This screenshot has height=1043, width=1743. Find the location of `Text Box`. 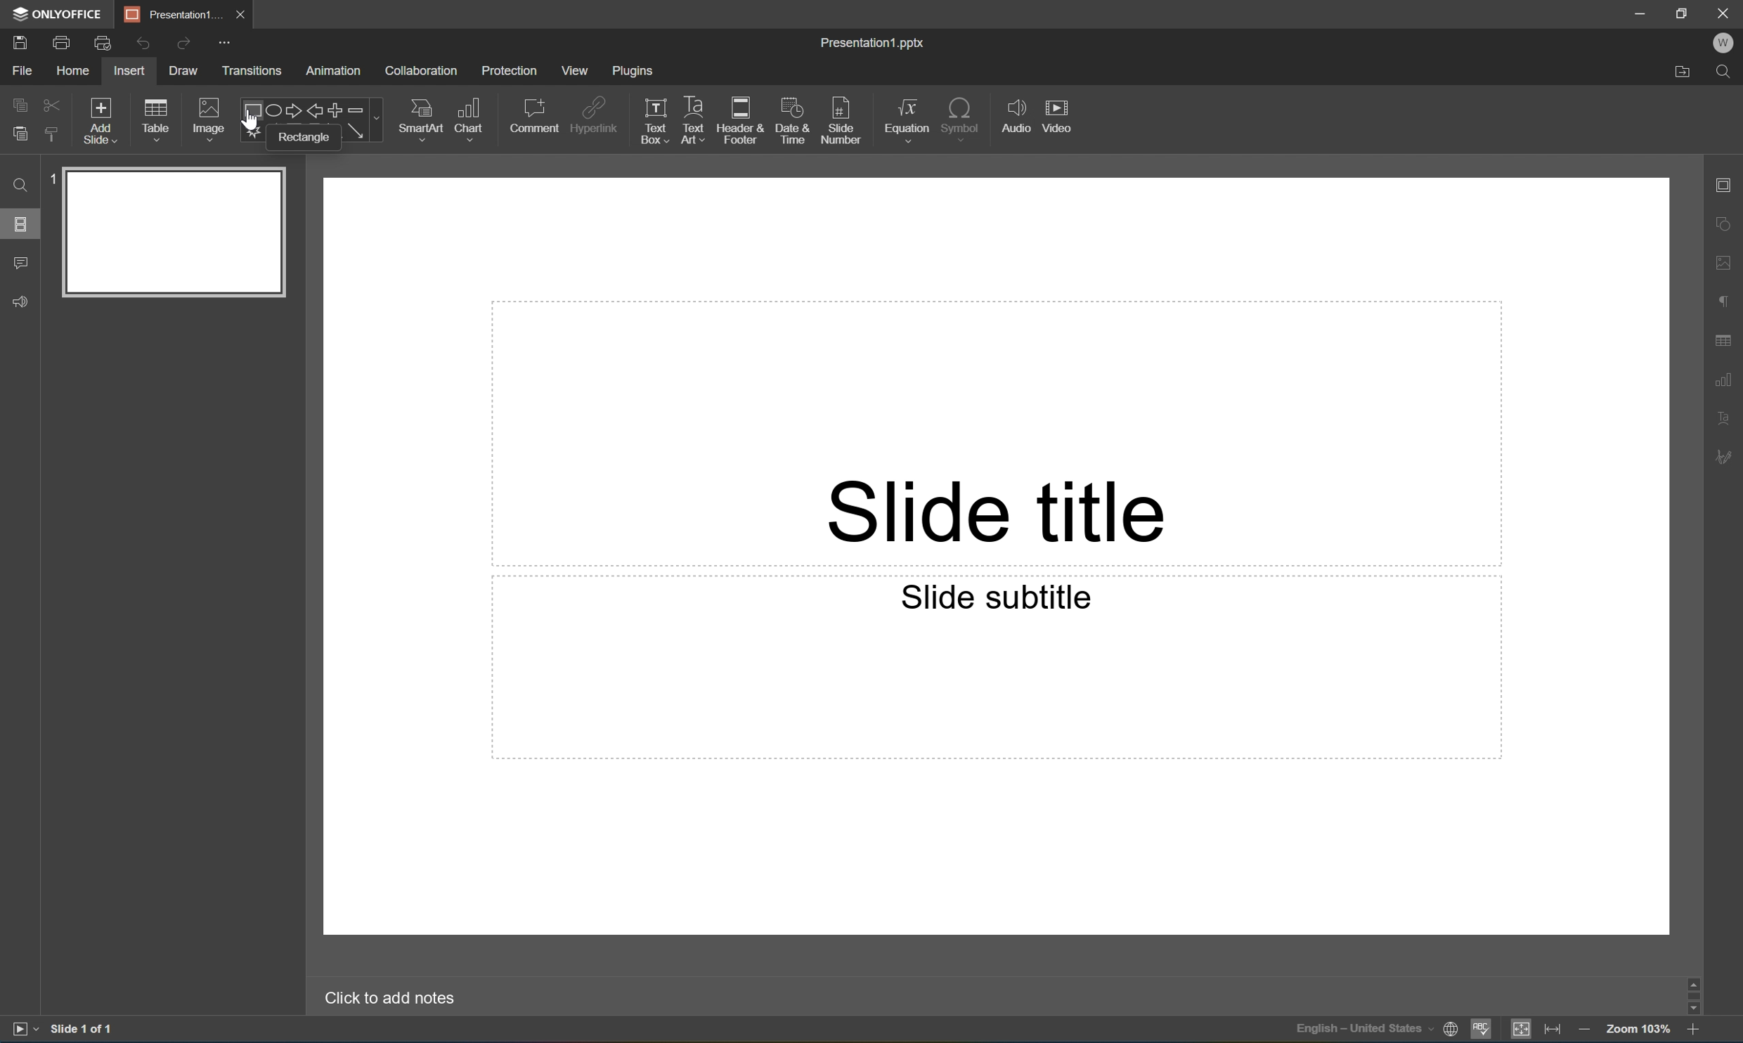

Text Box is located at coordinates (655, 122).